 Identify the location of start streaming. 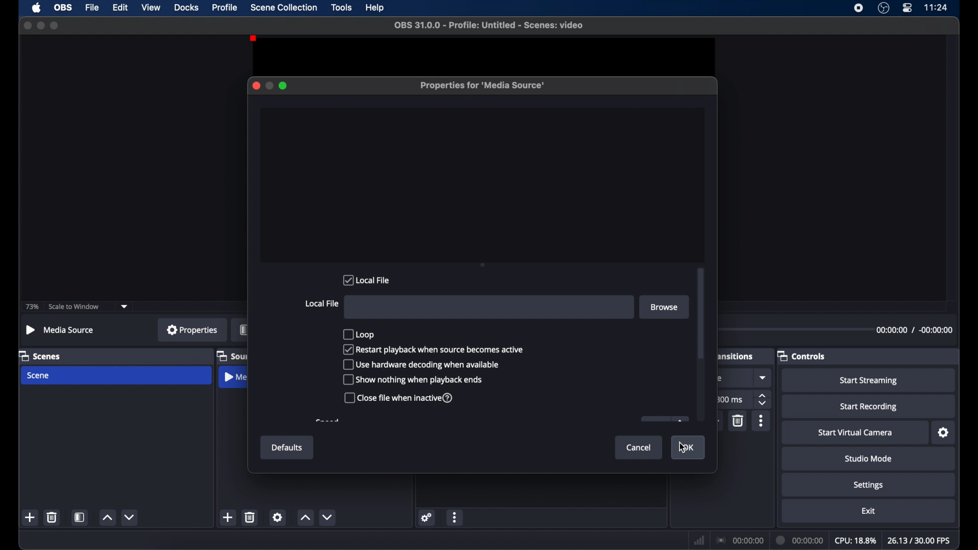
(870, 381).